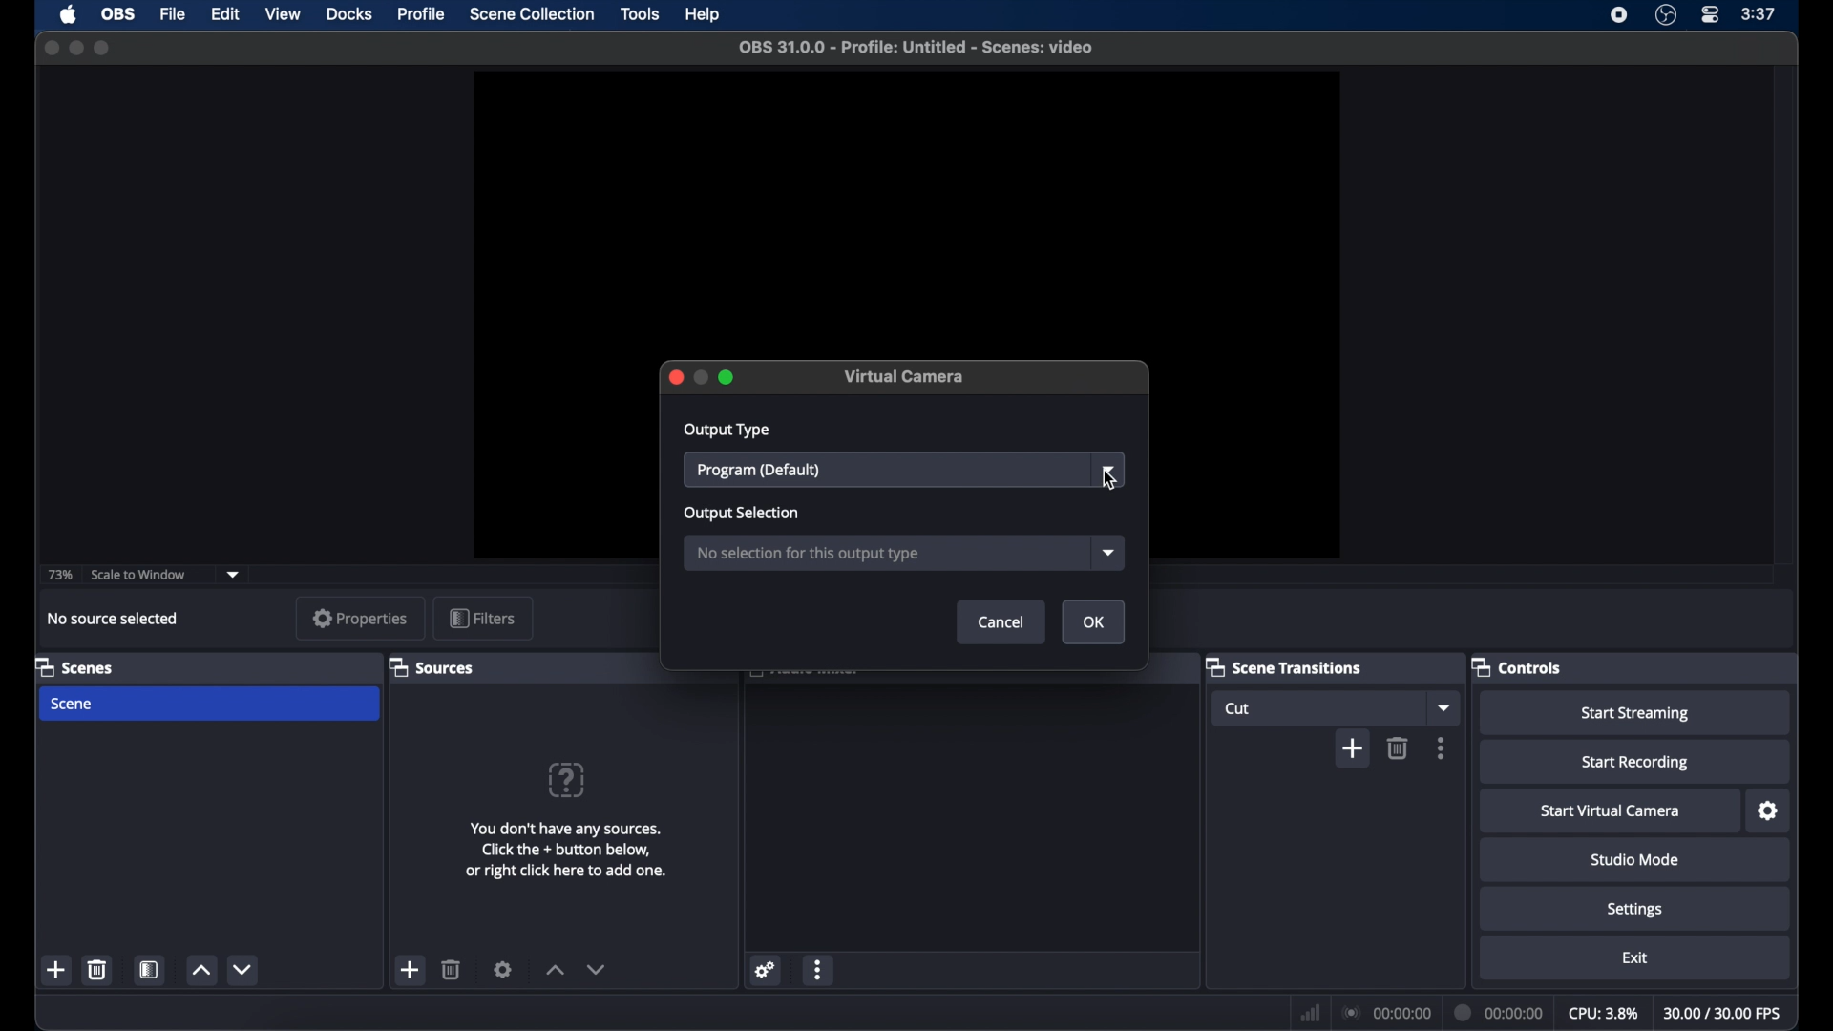 Image resolution: width=1833 pixels, height=1031 pixels. What do you see at coordinates (596, 969) in the screenshot?
I see `decrement` at bounding box center [596, 969].